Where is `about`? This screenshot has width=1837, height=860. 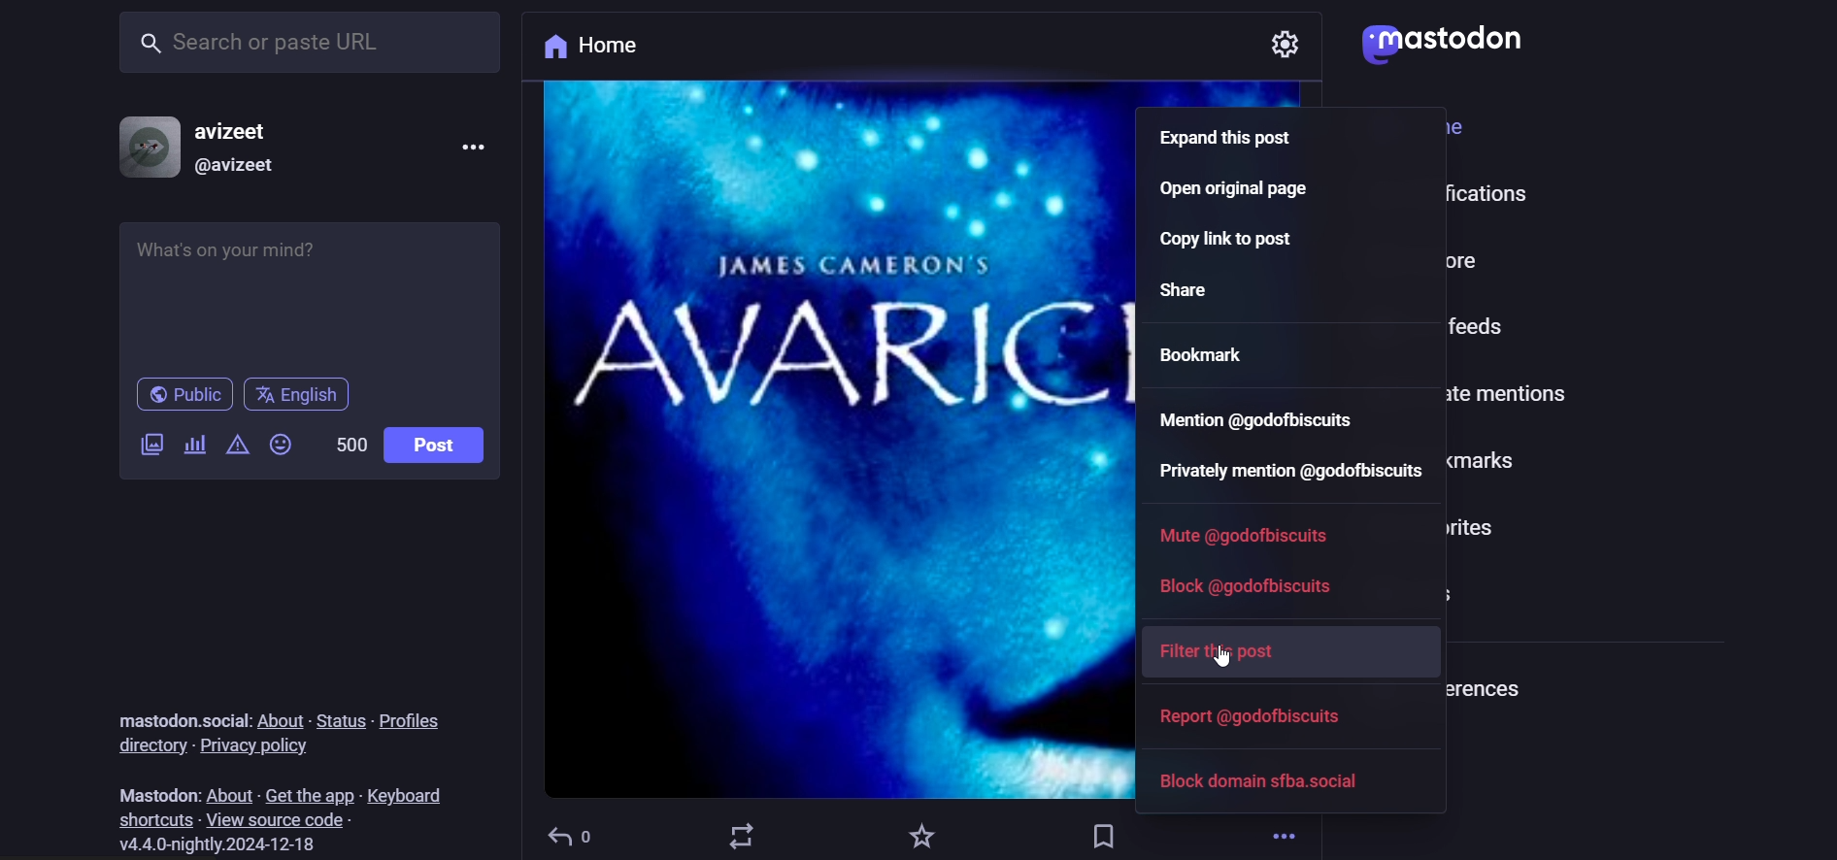
about is located at coordinates (280, 717).